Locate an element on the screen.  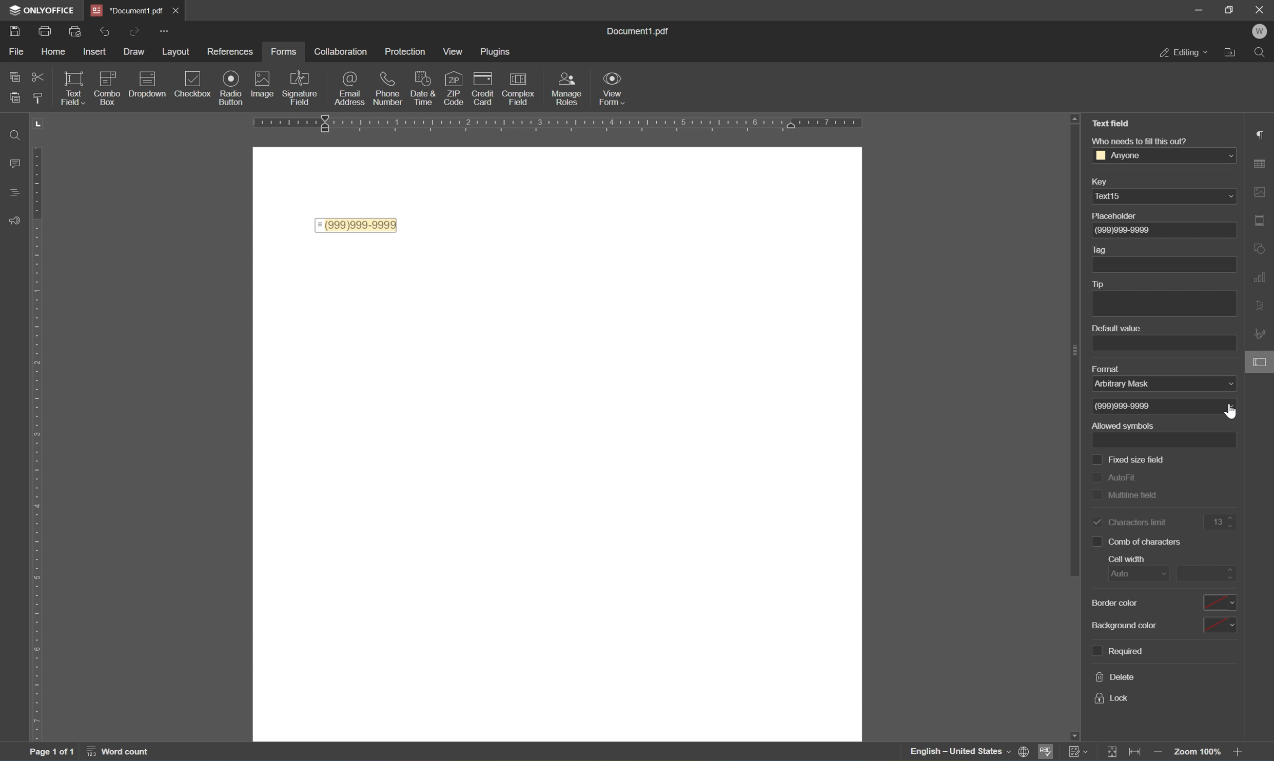
phone number format is located at coordinates (1127, 406).